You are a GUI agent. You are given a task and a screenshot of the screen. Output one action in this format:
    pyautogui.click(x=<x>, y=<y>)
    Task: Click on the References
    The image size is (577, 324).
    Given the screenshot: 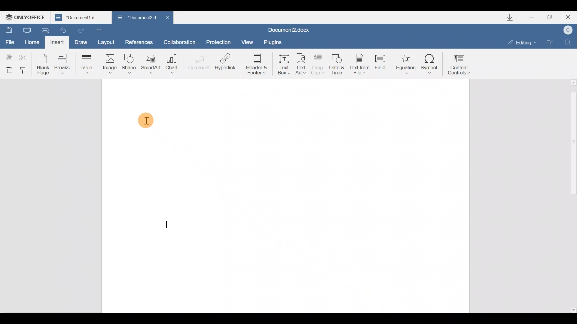 What is the action you would take?
    pyautogui.click(x=139, y=42)
    